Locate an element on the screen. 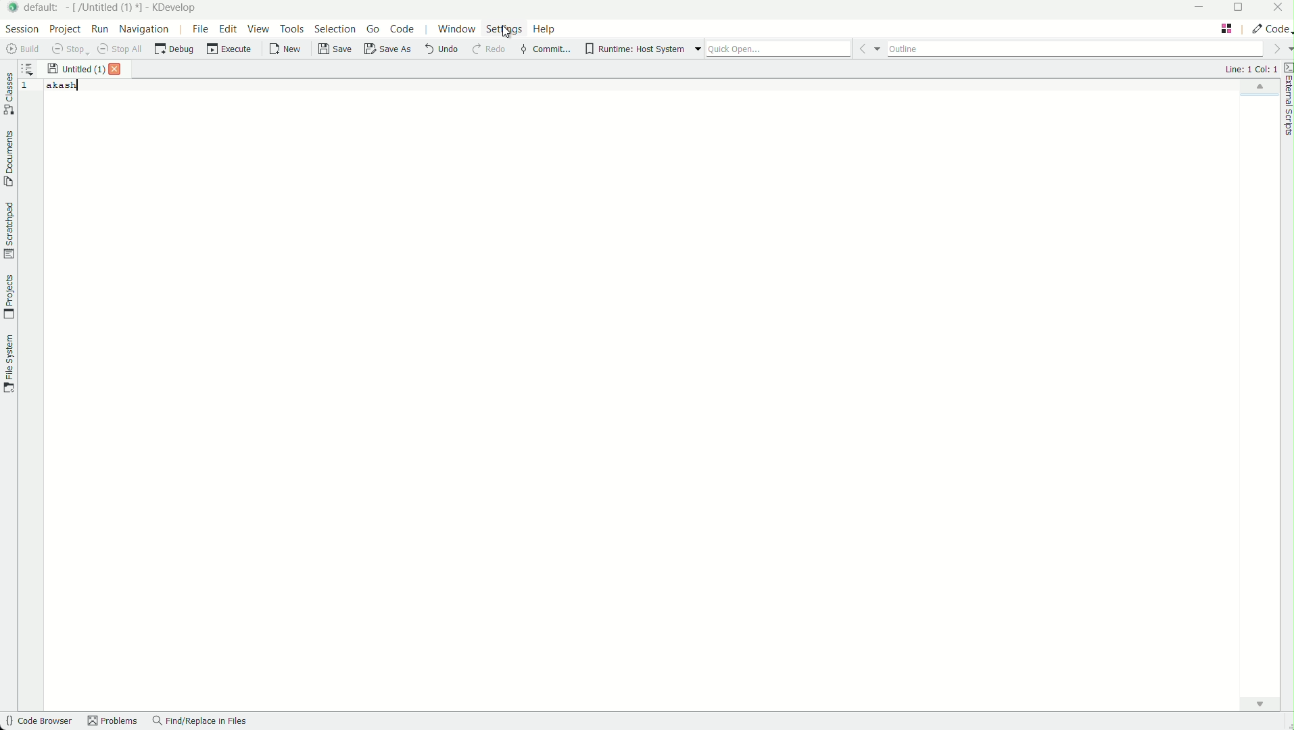 The height and width of the screenshot is (730, 1294). documents is located at coordinates (8, 159).